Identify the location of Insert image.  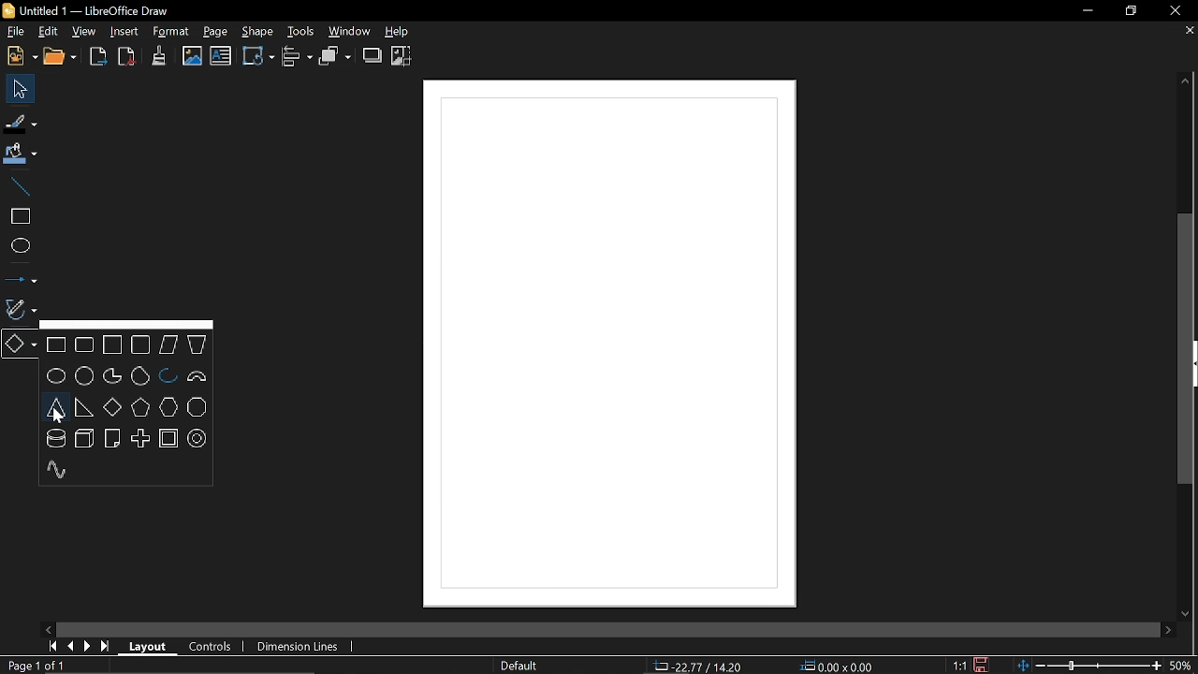
(193, 56).